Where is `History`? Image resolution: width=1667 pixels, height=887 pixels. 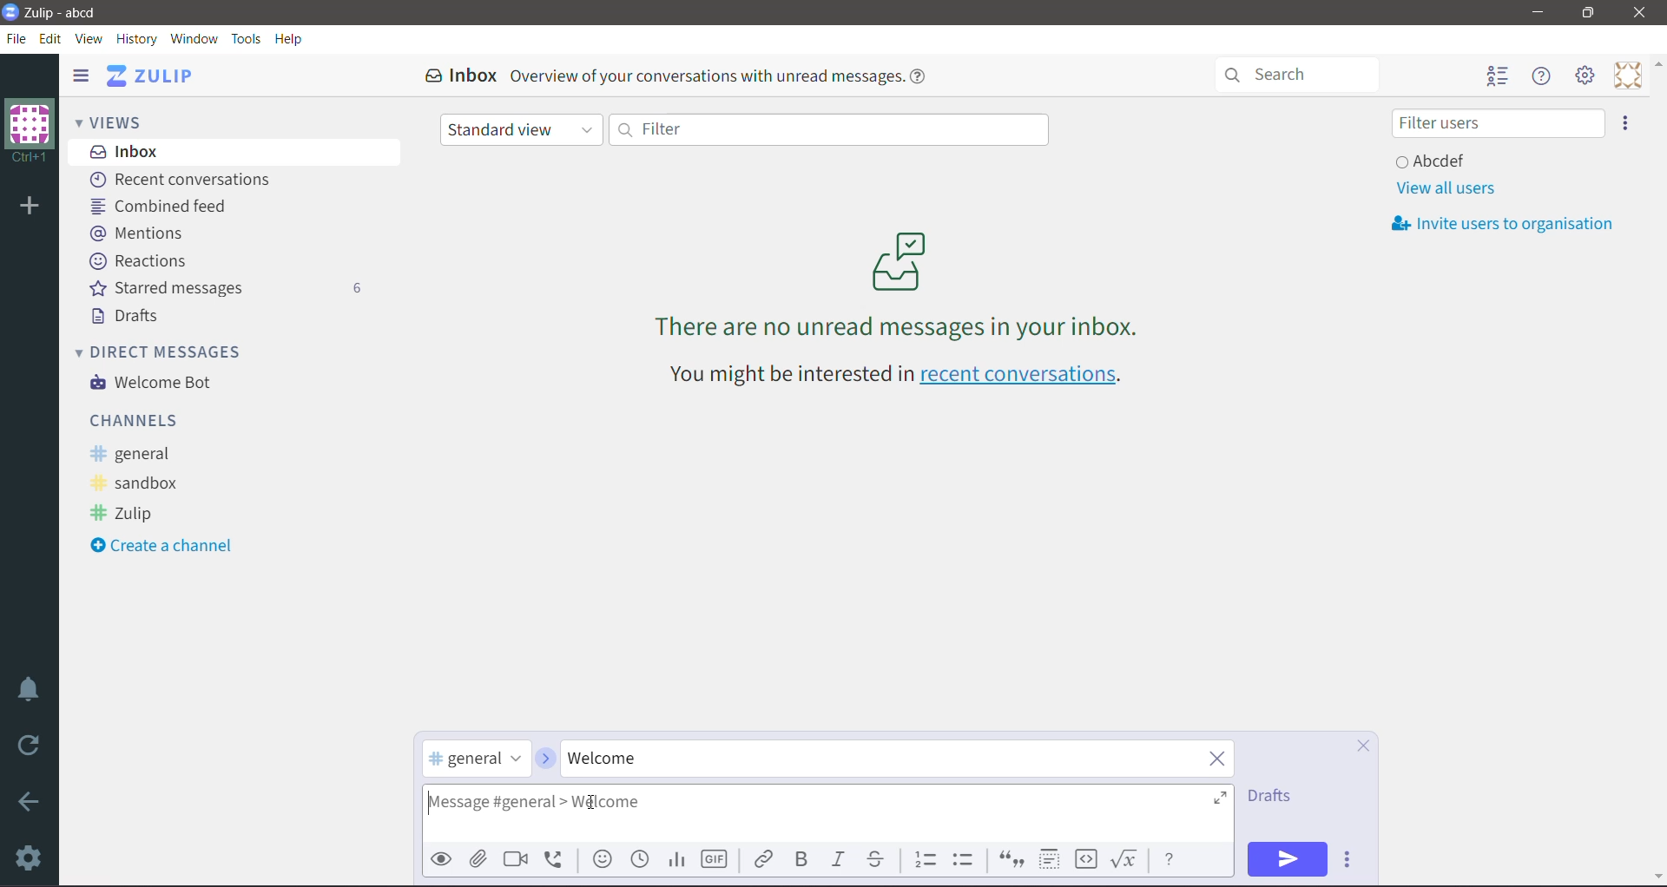
History is located at coordinates (138, 40).